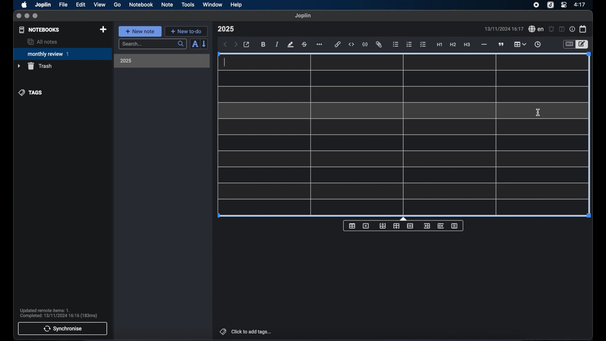  I want to click on inline code, so click(351, 45).